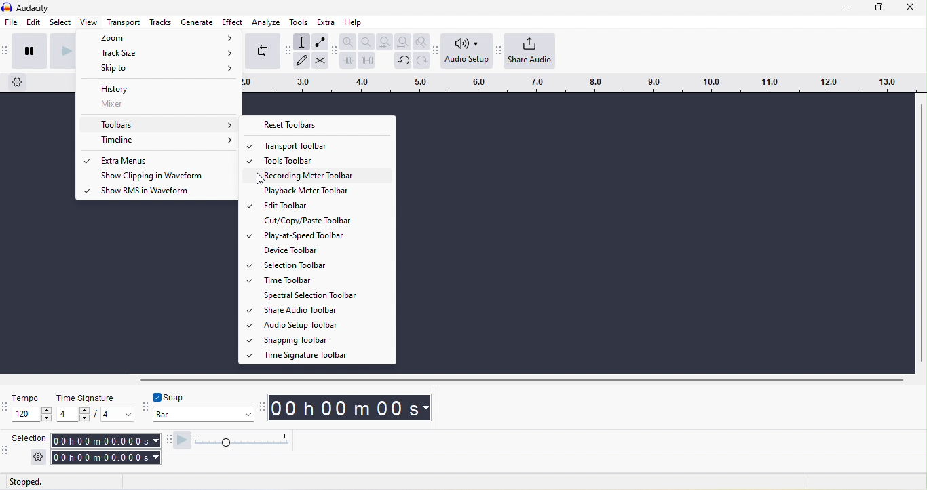 The image size is (927, 490). Describe the element at coordinates (324, 280) in the screenshot. I see `Time toolbar` at that location.